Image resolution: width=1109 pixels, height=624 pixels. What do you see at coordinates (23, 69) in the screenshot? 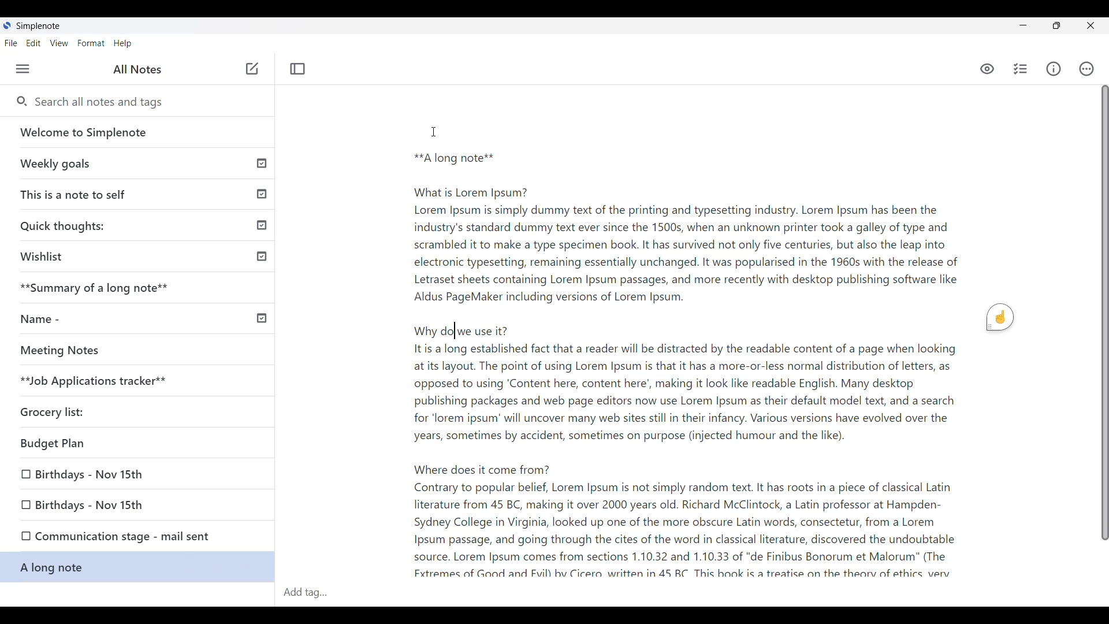
I see `Menu` at bounding box center [23, 69].